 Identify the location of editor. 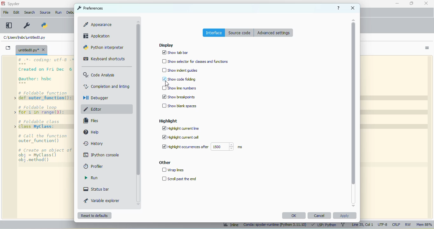
(93, 109).